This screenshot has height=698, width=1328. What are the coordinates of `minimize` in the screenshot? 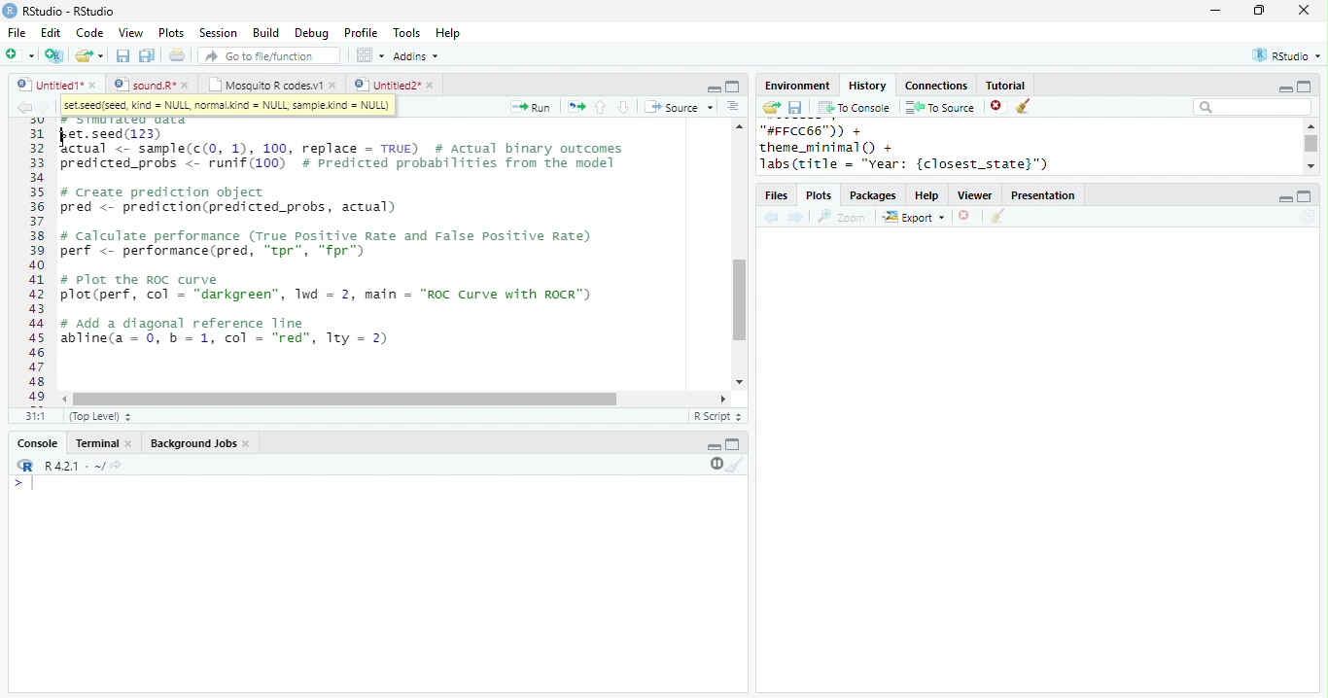 It's located at (1284, 199).